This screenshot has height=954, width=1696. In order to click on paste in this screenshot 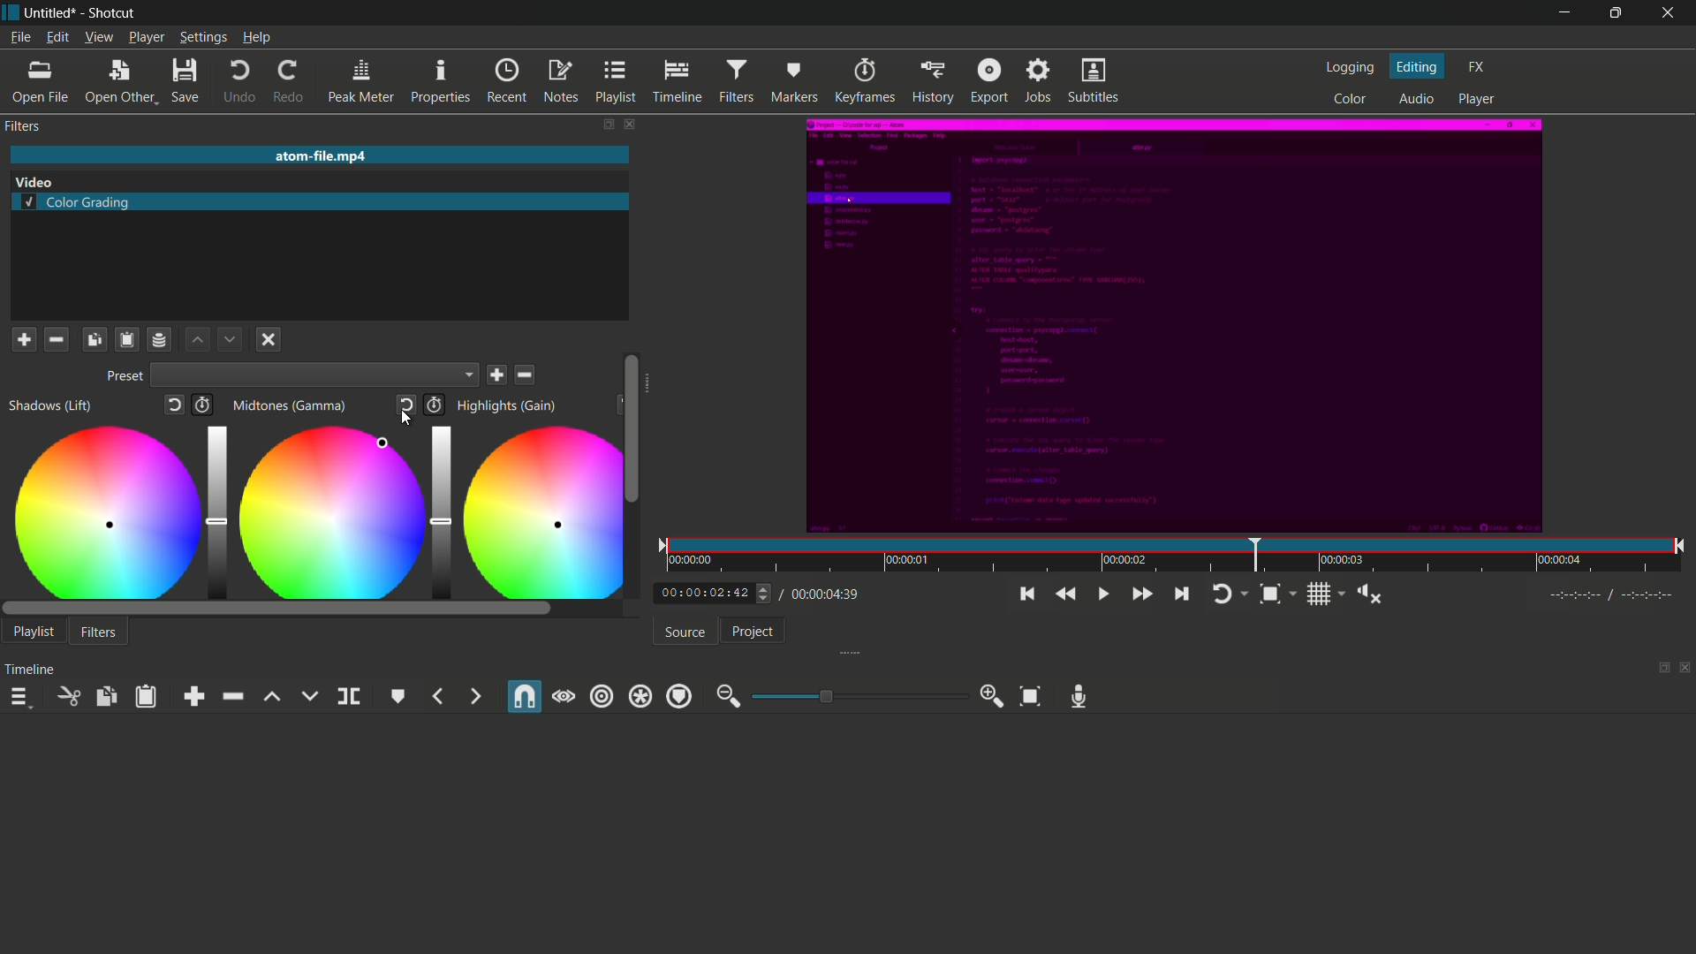, I will do `click(149, 696)`.